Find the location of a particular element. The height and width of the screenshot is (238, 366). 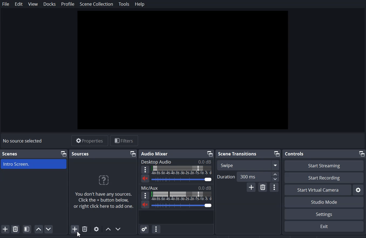

Remove Selected Scene is located at coordinates (15, 229).